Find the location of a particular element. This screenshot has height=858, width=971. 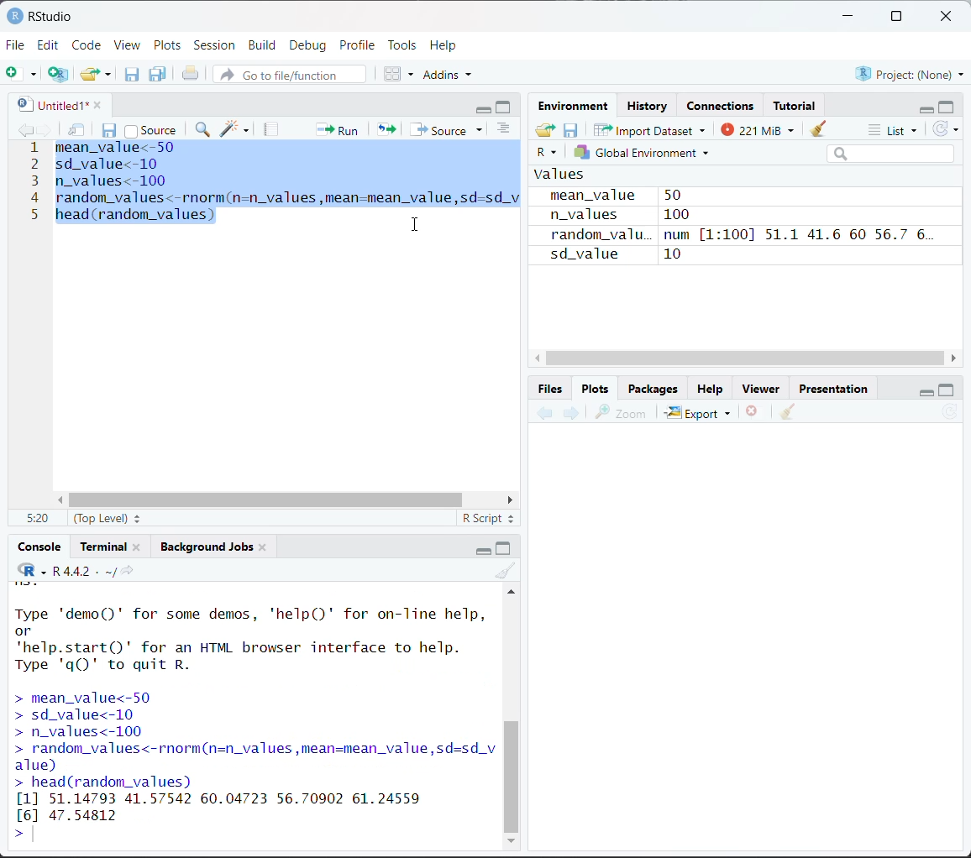

vertical scroll bar is located at coordinates (741, 360).